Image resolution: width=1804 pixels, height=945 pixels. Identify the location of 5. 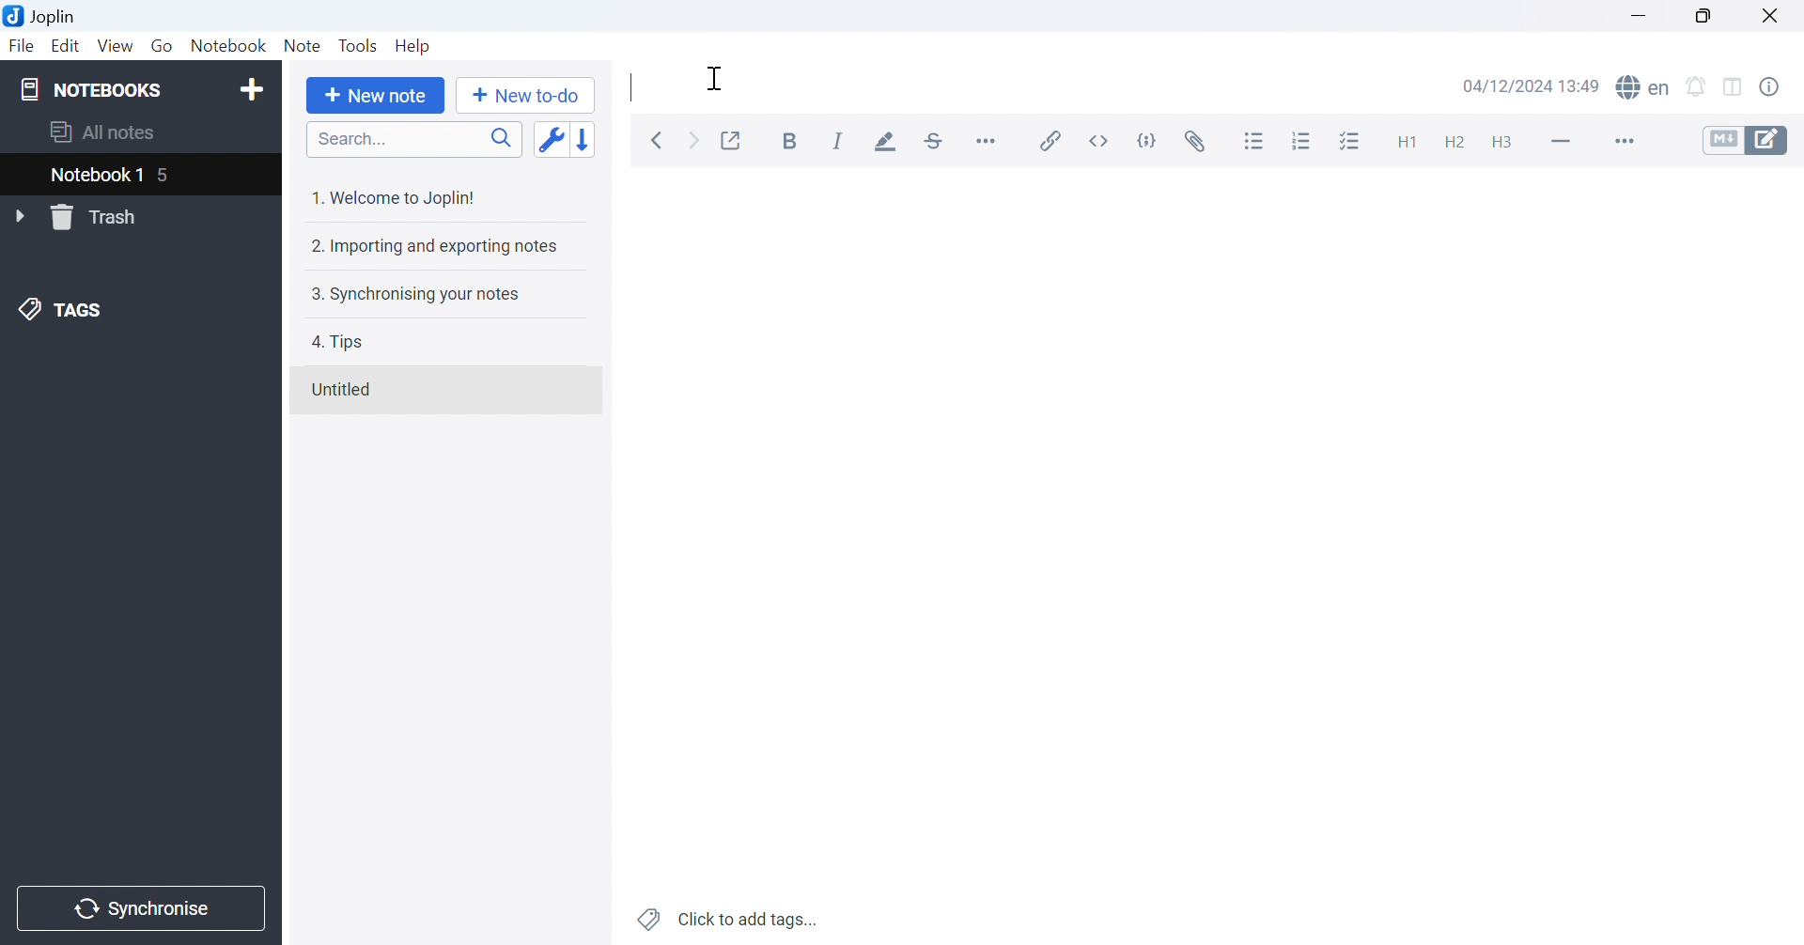
(174, 177).